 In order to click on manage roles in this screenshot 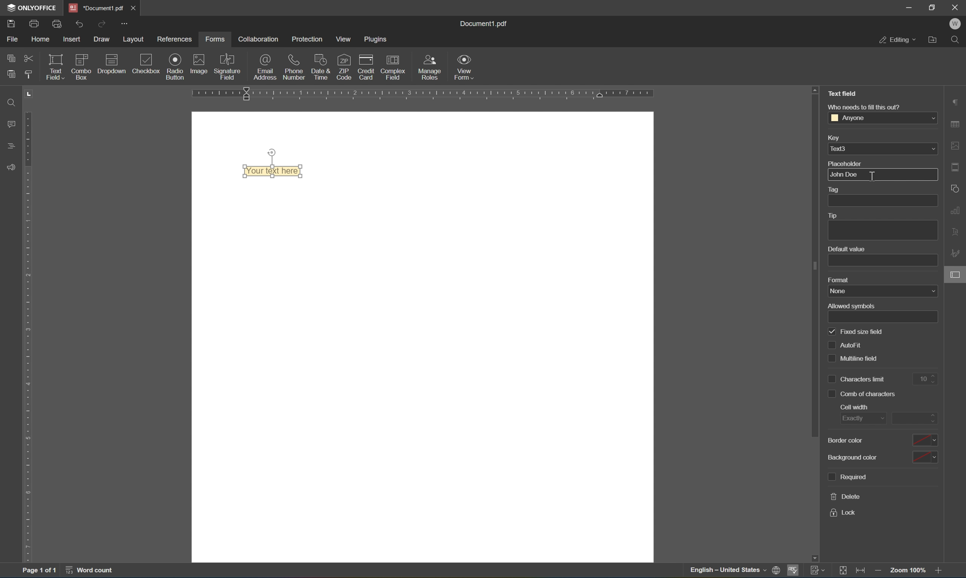, I will do `click(429, 69)`.